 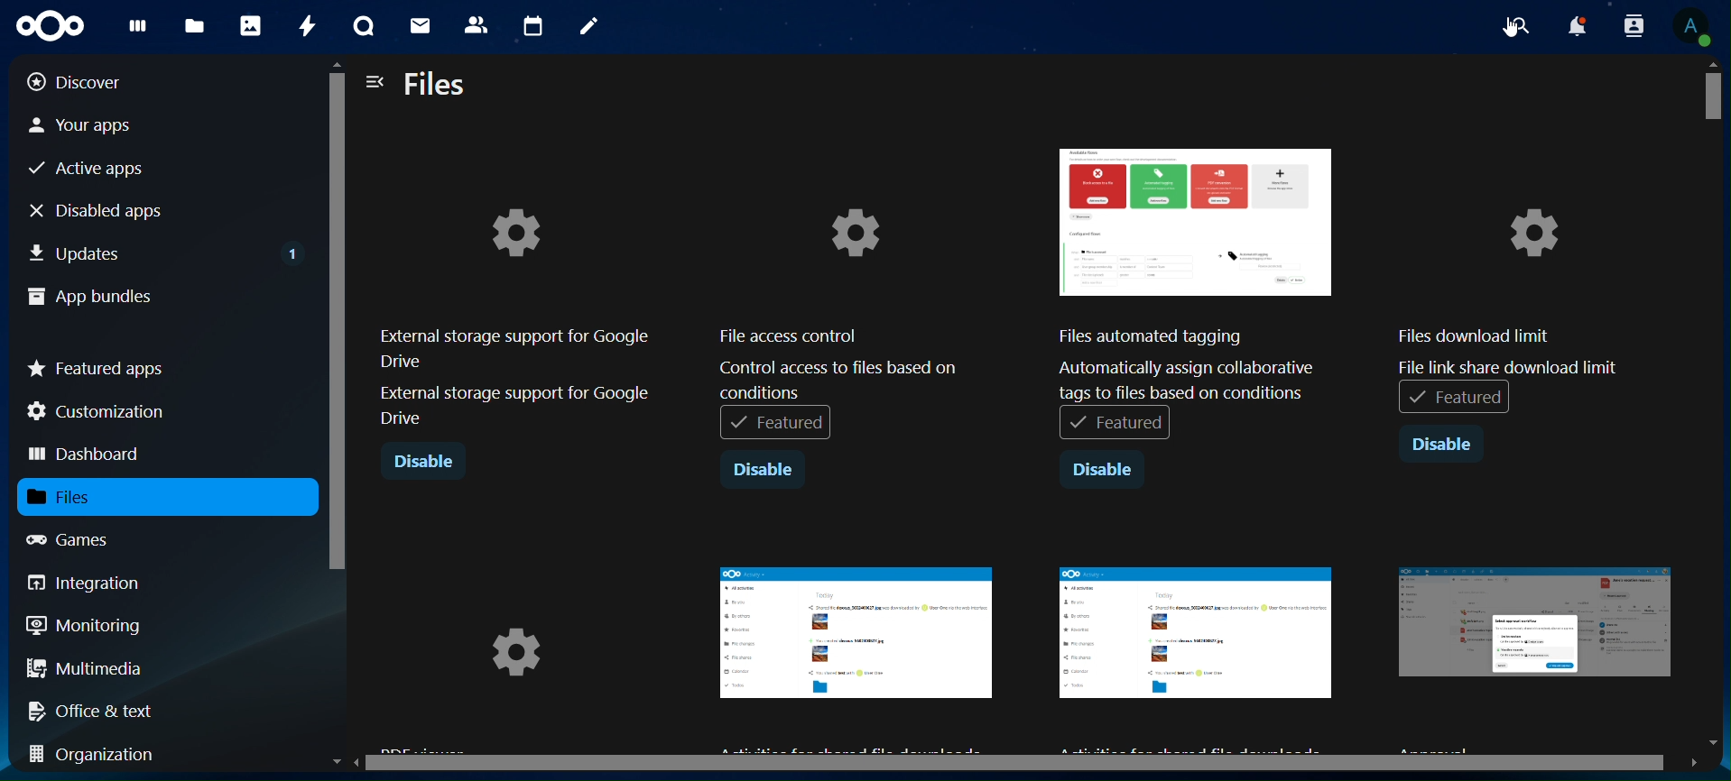 What do you see at coordinates (763, 472) in the screenshot?
I see `disable` at bounding box center [763, 472].